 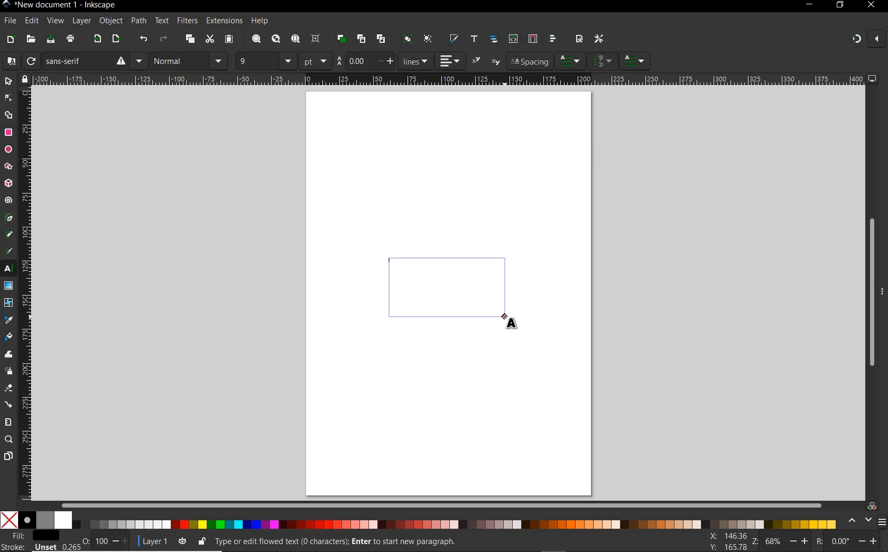 What do you see at coordinates (8, 201) in the screenshot?
I see `spiral tool` at bounding box center [8, 201].